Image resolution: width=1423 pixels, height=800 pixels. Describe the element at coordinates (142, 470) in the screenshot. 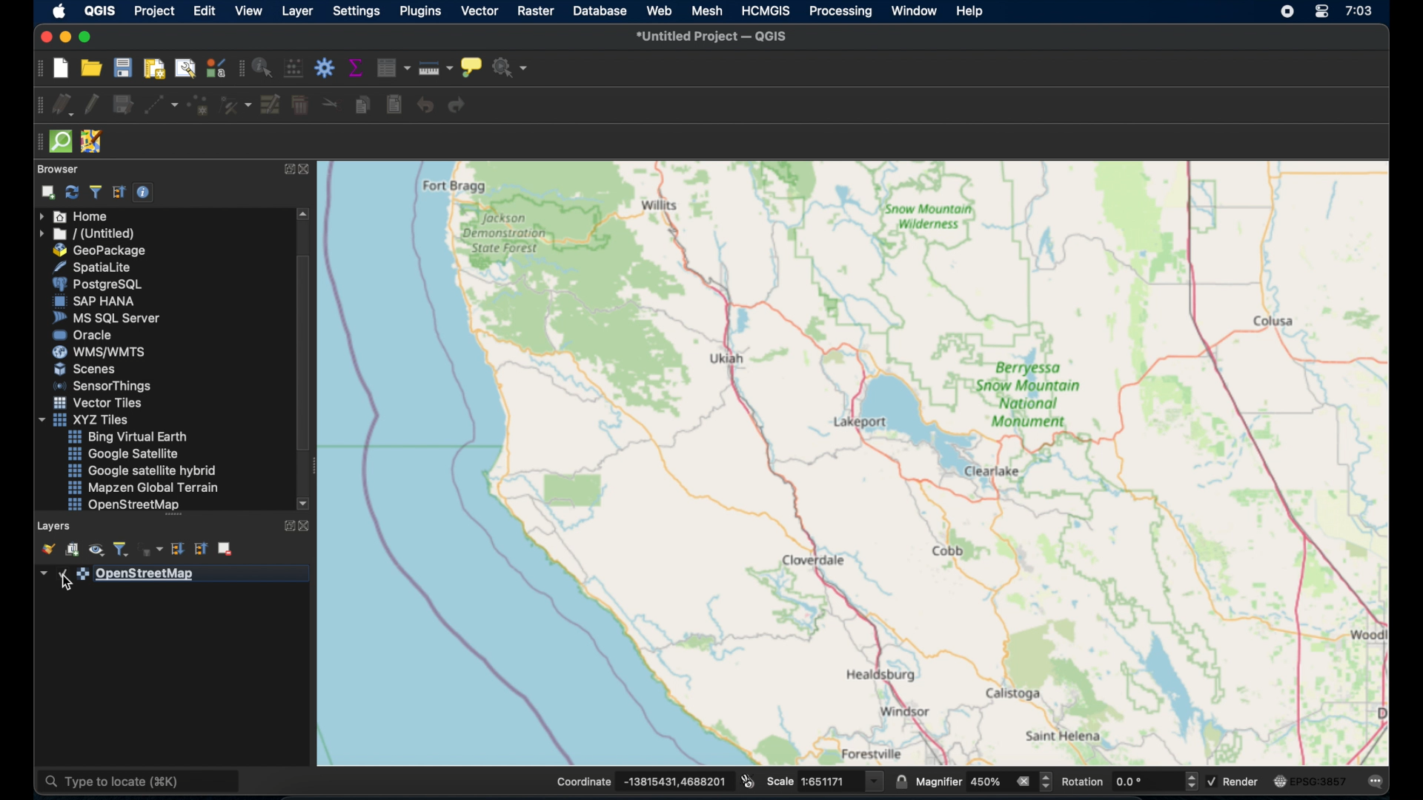

I see `google satellite hybrid` at that location.